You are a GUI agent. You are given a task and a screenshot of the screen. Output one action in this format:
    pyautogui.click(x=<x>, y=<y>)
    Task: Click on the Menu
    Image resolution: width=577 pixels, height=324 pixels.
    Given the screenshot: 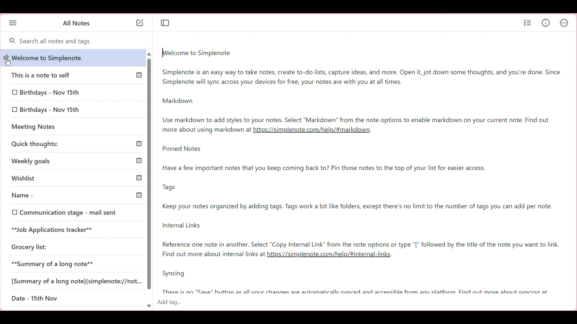 What is the action you would take?
    pyautogui.click(x=13, y=23)
    